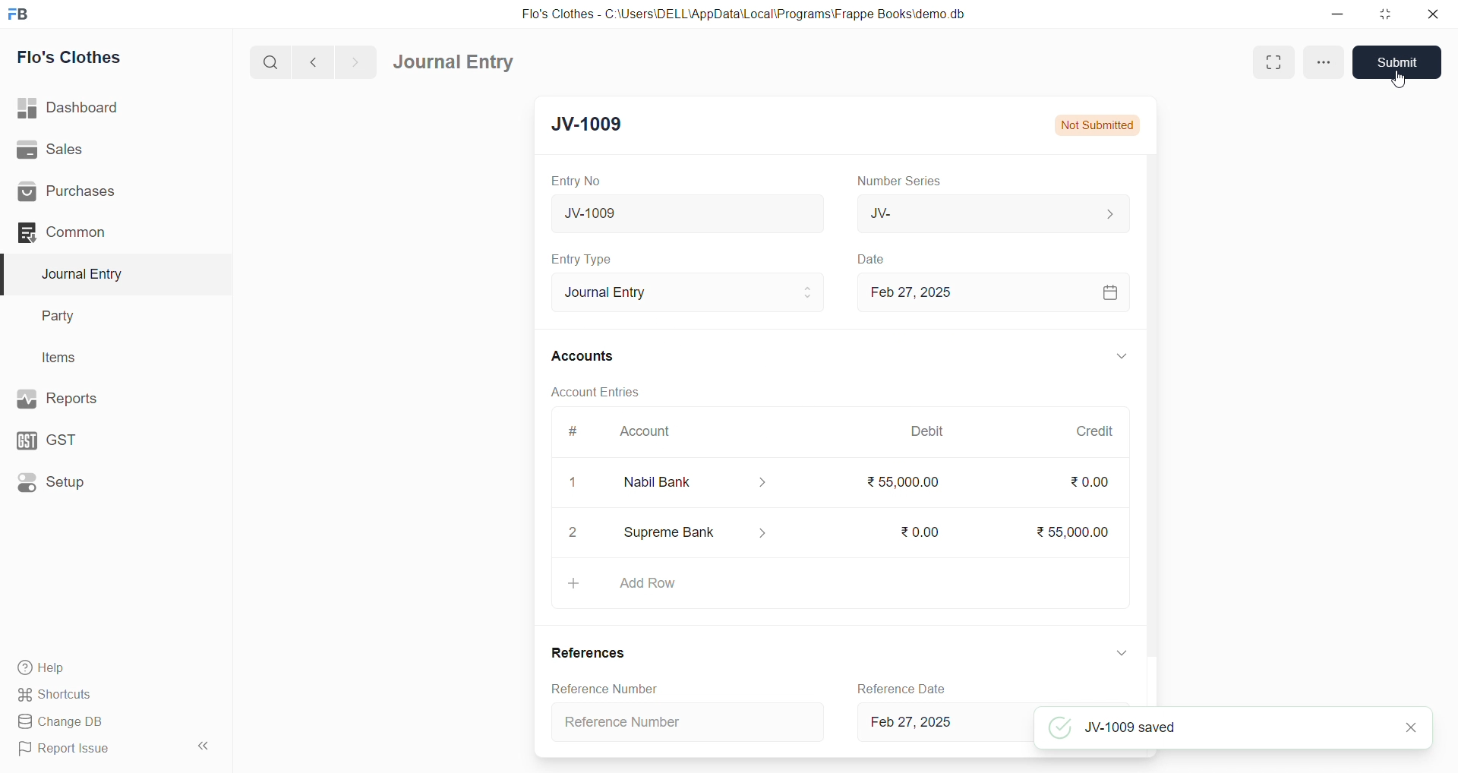 The height and width of the screenshot is (773, 1458). Describe the element at coordinates (1272, 62) in the screenshot. I see `Fit window` at that location.